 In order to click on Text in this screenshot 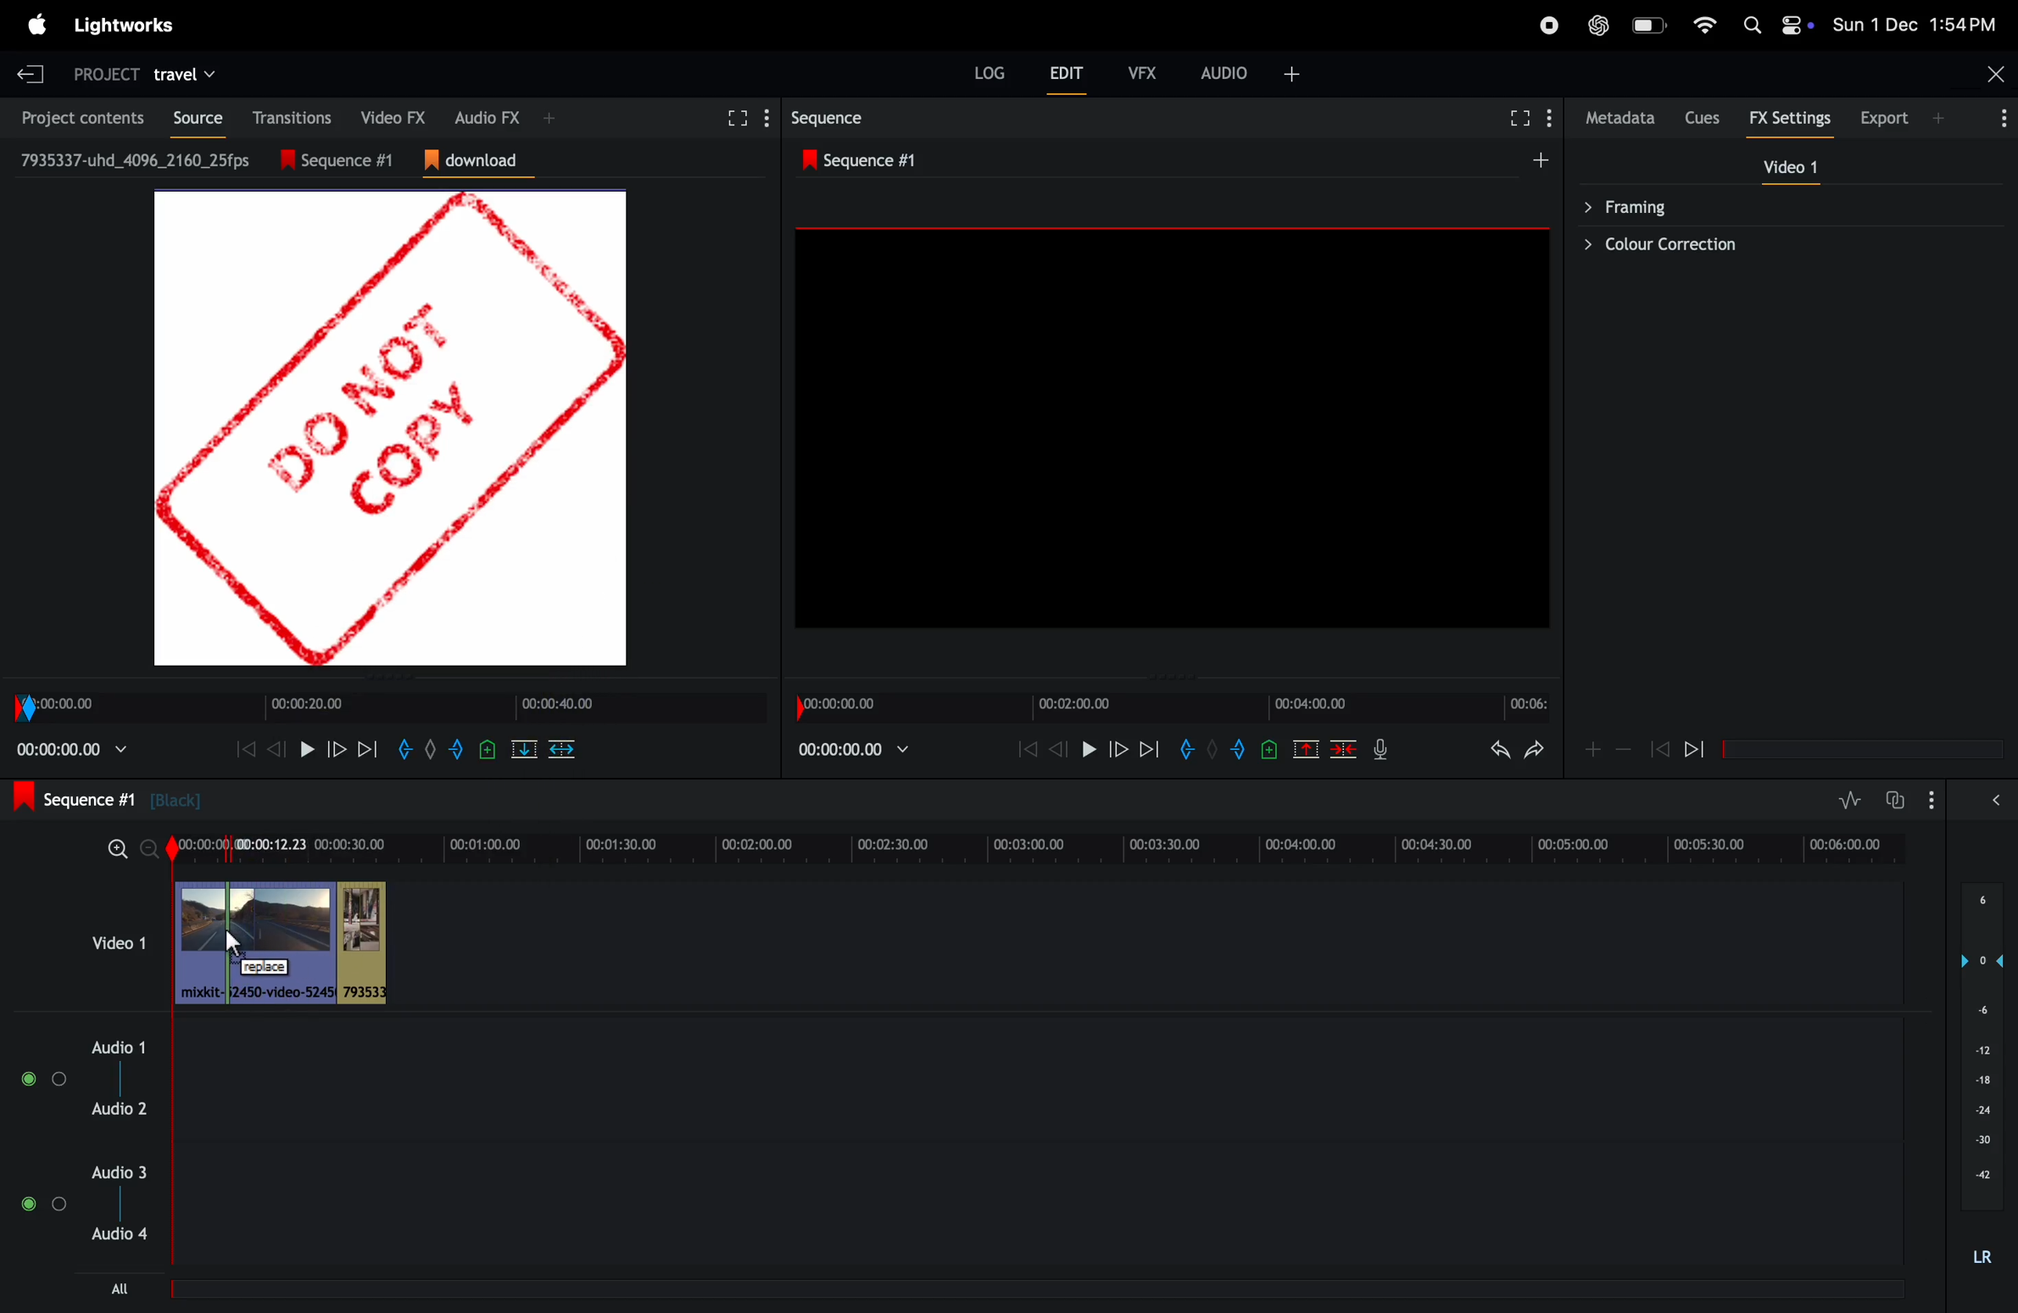, I will do `click(1982, 1258)`.